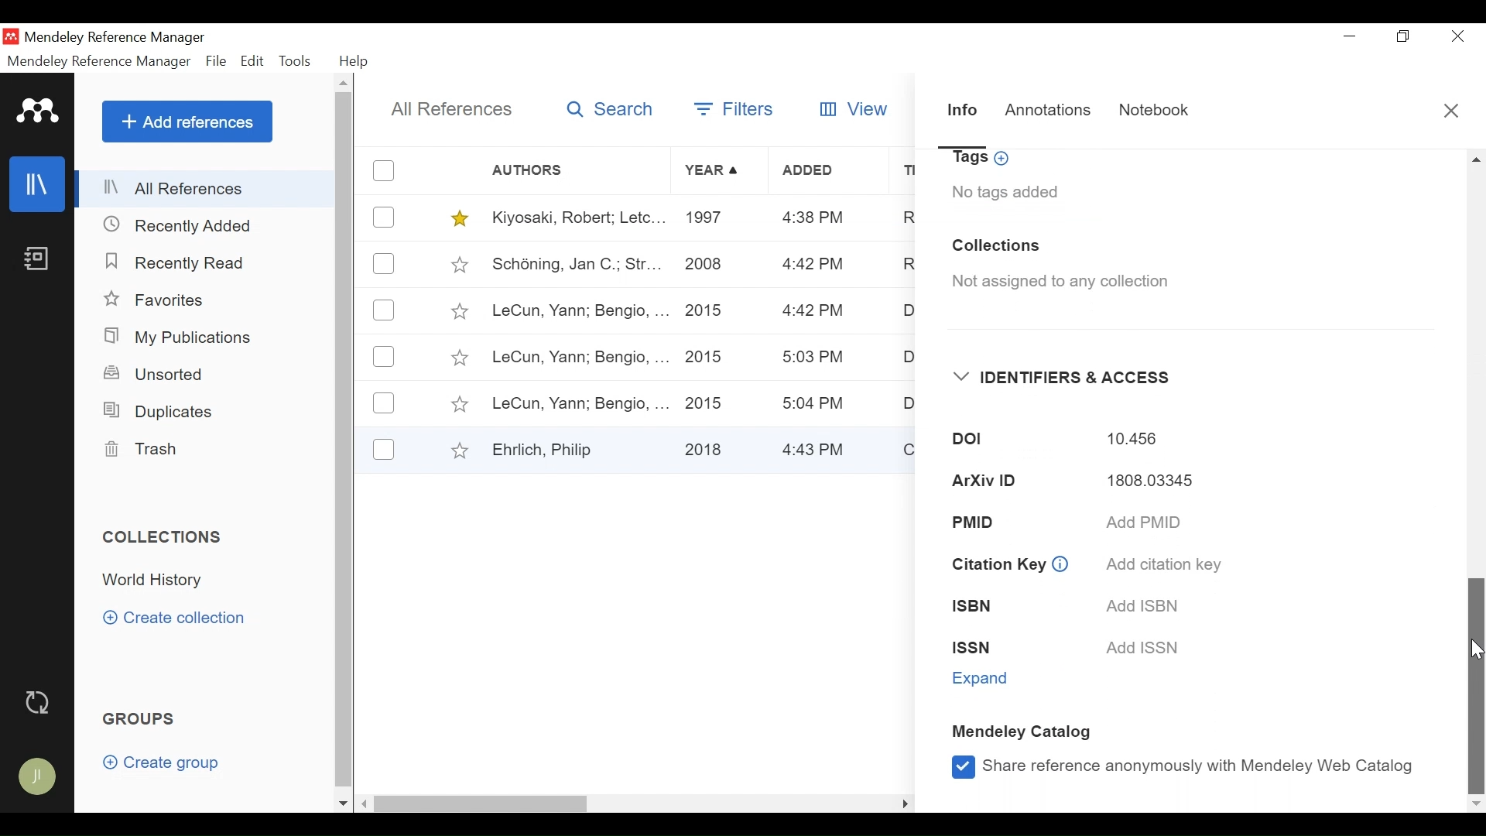 This screenshot has width=1486, height=836. Describe the element at coordinates (155, 412) in the screenshot. I see `Duplicates` at that location.